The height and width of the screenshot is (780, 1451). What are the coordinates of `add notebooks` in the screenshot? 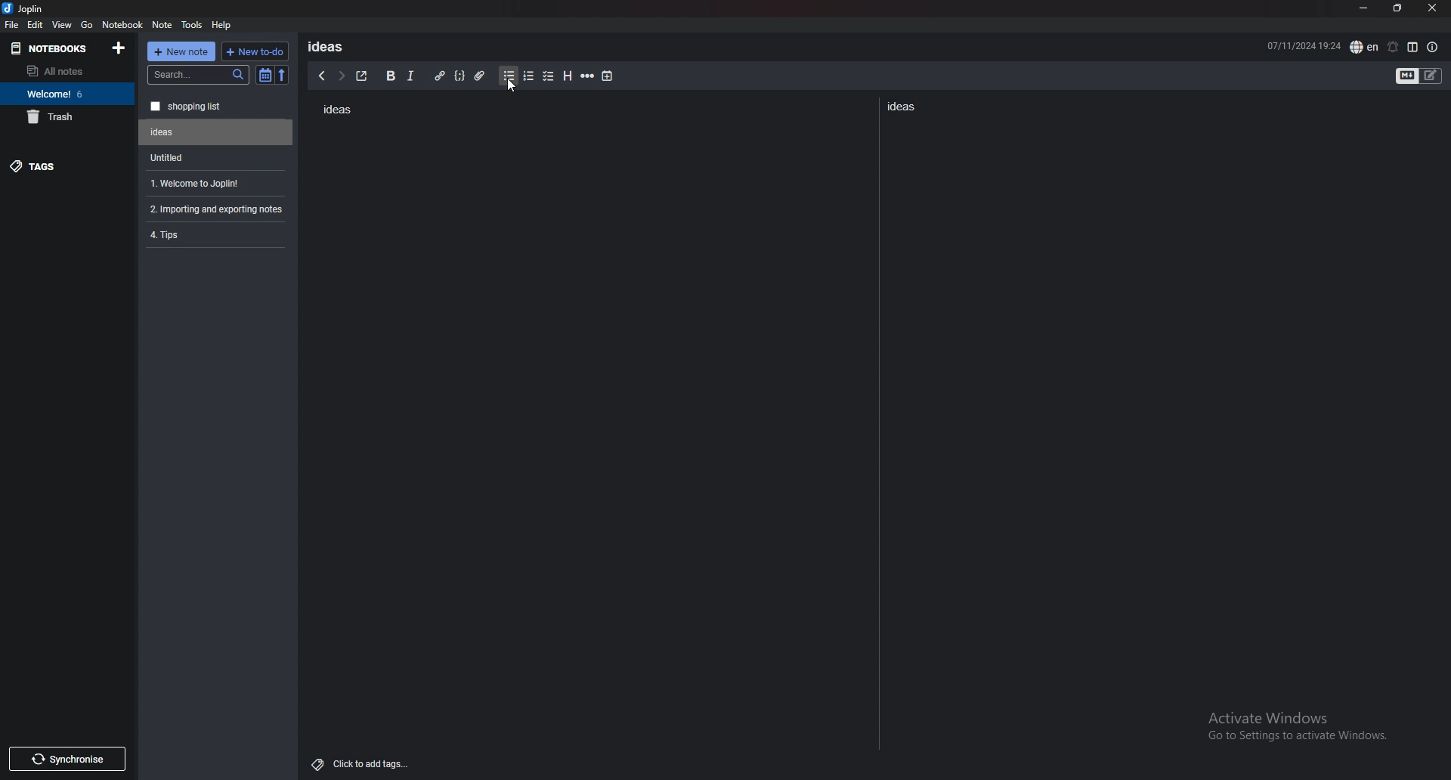 It's located at (119, 47).